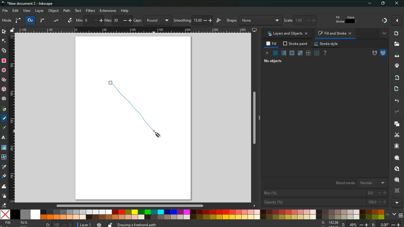 Image resolution: width=404 pixels, height=227 pixels. Describe the element at coordinates (152, 20) in the screenshot. I see `caps` at that location.